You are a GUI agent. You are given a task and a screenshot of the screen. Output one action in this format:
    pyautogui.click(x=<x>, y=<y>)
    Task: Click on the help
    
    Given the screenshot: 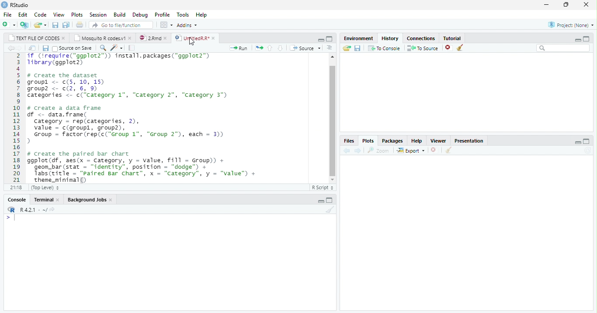 What is the action you would take?
    pyautogui.click(x=417, y=140)
    